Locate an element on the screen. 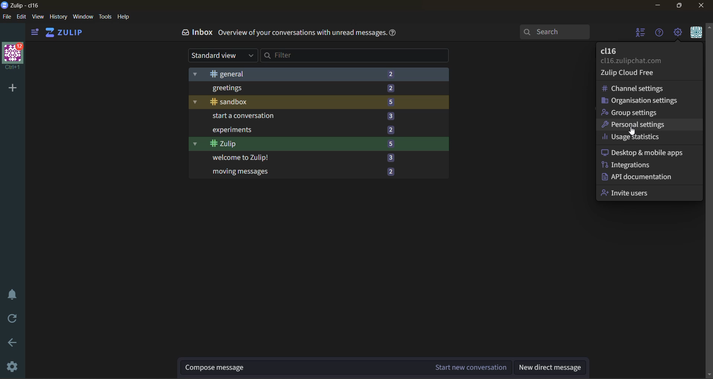 This screenshot has width=713, height=379. experiments is located at coordinates (296, 129).